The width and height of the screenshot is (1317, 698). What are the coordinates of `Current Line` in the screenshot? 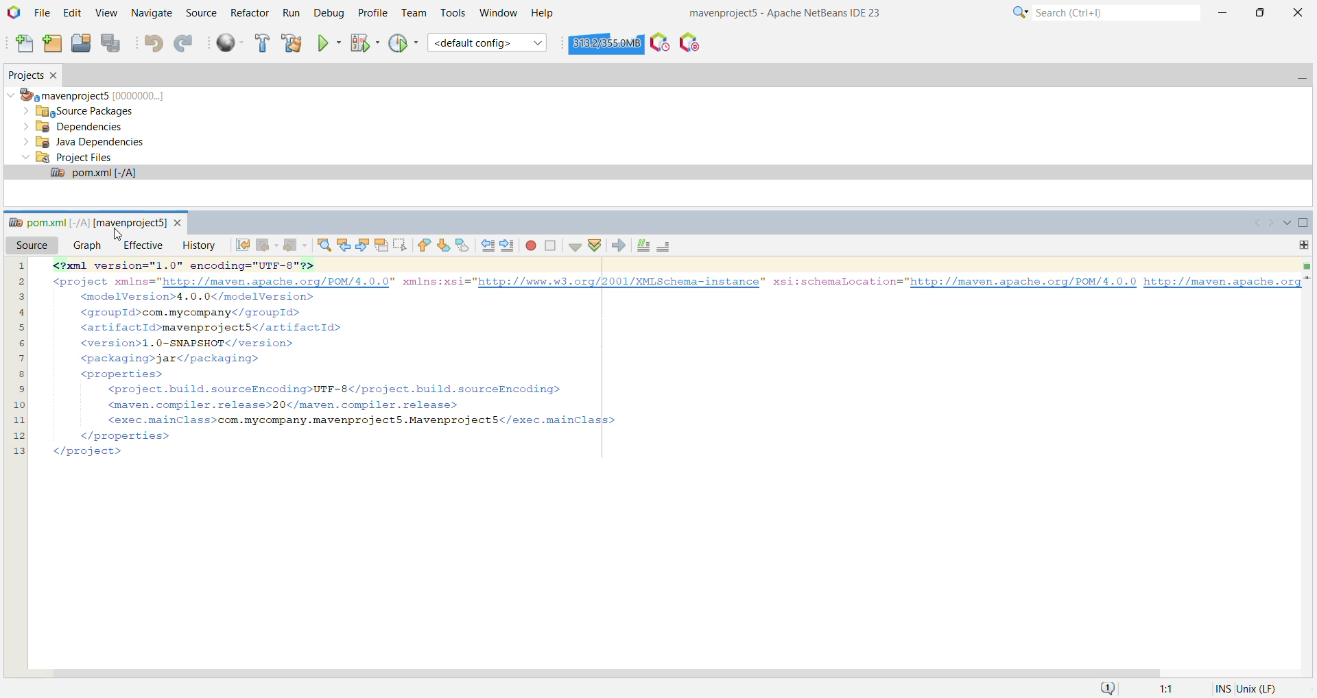 It's located at (1308, 279).